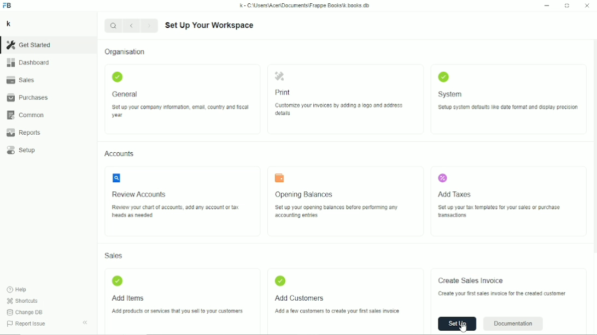 The height and width of the screenshot is (335, 597). I want to click on Set up your workspace, so click(209, 26).